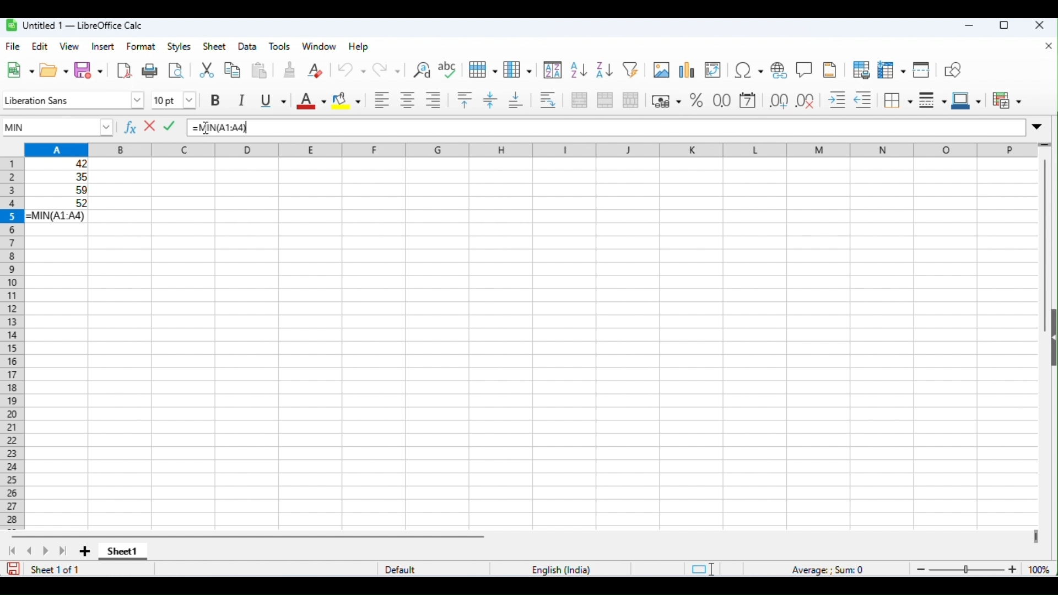  What do you see at coordinates (779, 69) in the screenshot?
I see `insert hyperlink` at bounding box center [779, 69].